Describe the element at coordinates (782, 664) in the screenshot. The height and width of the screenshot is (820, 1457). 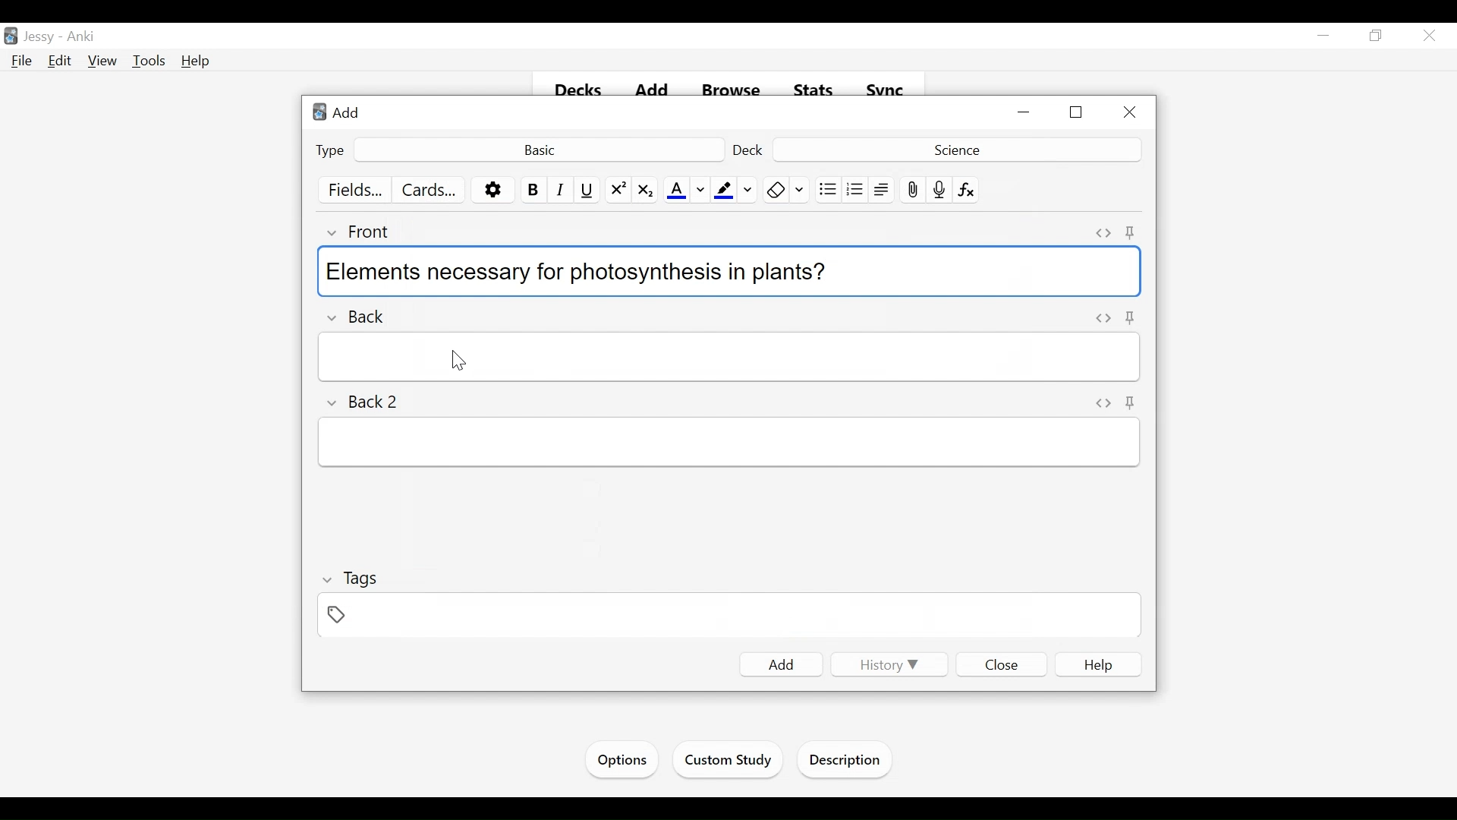
I see `Add` at that location.